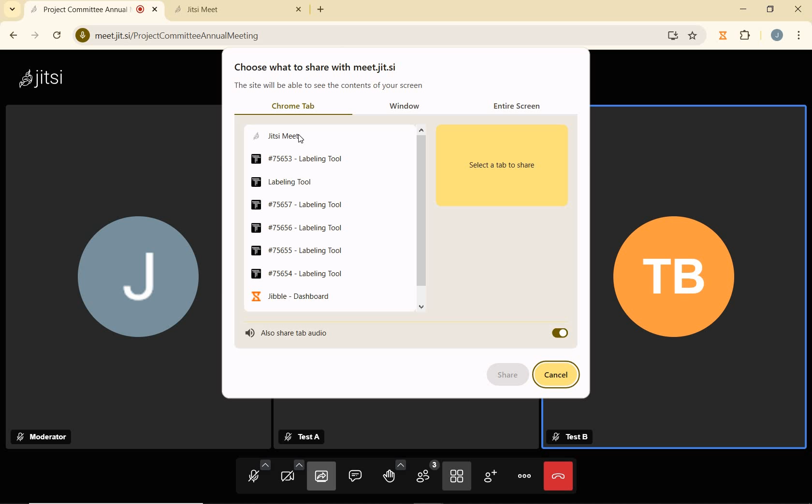  What do you see at coordinates (737, 36) in the screenshot?
I see `EXTENSION` at bounding box center [737, 36].